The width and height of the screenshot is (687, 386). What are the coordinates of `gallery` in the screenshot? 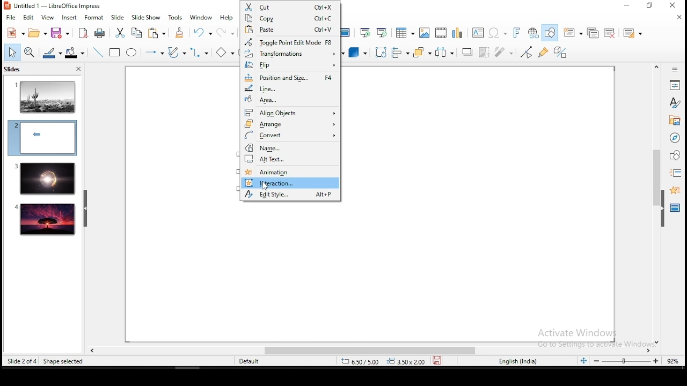 It's located at (675, 122).